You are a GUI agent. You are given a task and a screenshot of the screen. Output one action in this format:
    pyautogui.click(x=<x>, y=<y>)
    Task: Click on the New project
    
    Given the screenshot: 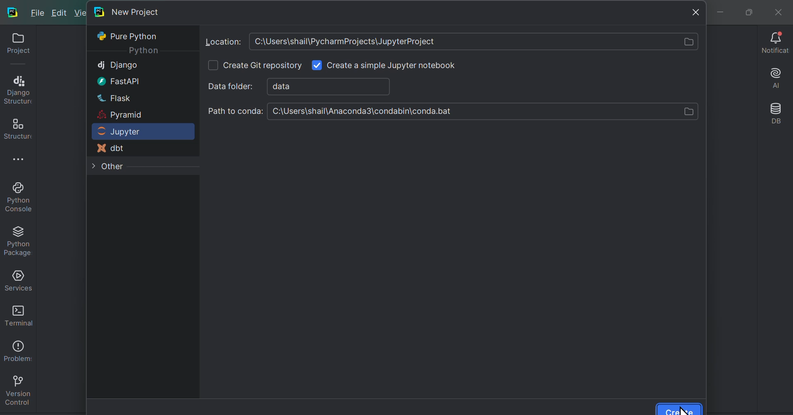 What is the action you would take?
    pyautogui.click(x=128, y=11)
    